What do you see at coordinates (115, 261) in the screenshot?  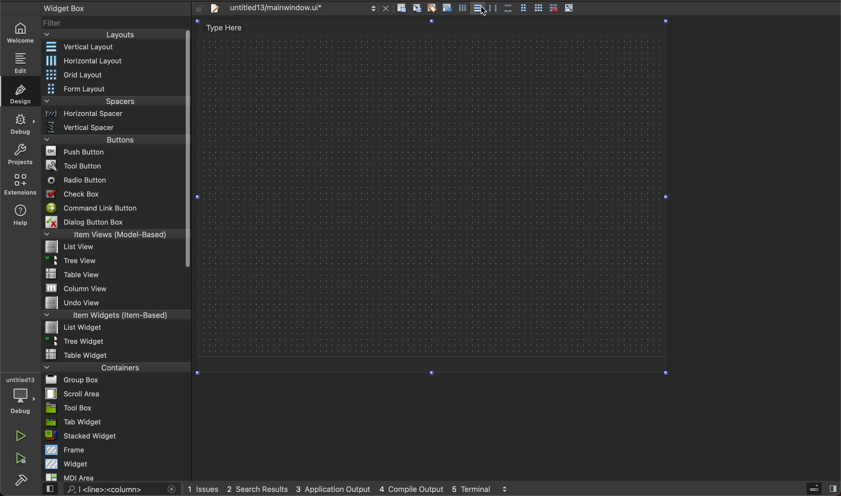 I see `tree view` at bounding box center [115, 261].